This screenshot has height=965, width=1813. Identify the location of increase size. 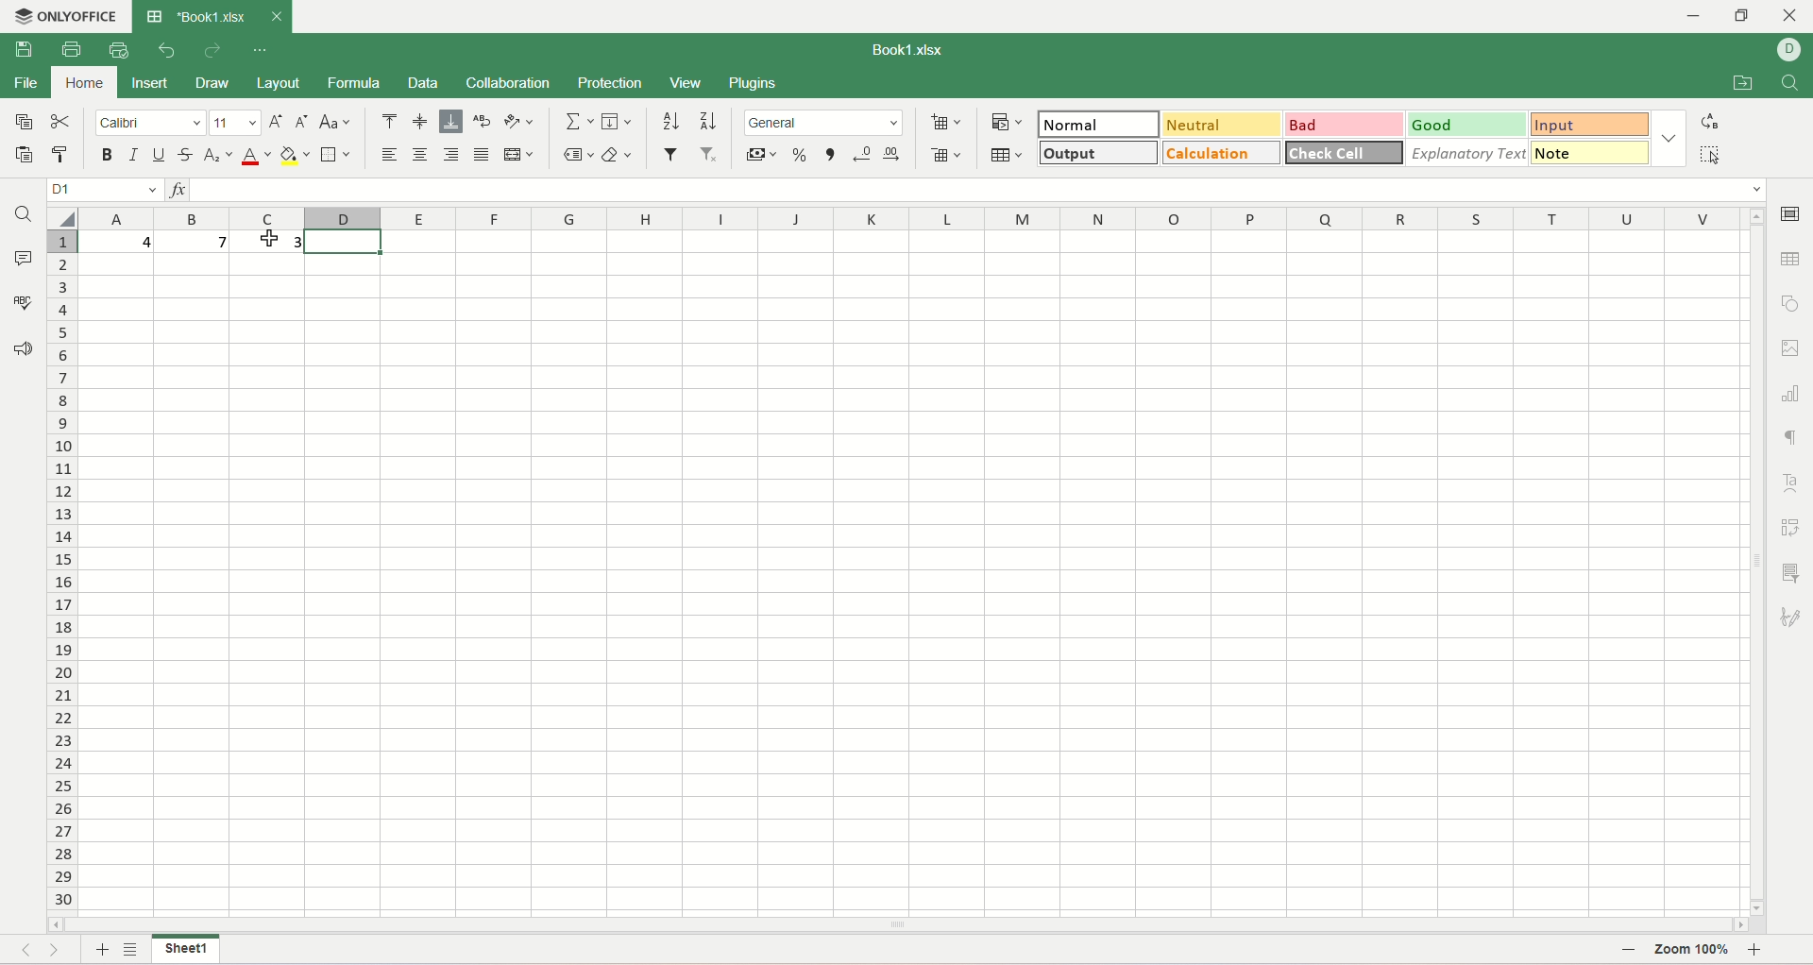
(278, 122).